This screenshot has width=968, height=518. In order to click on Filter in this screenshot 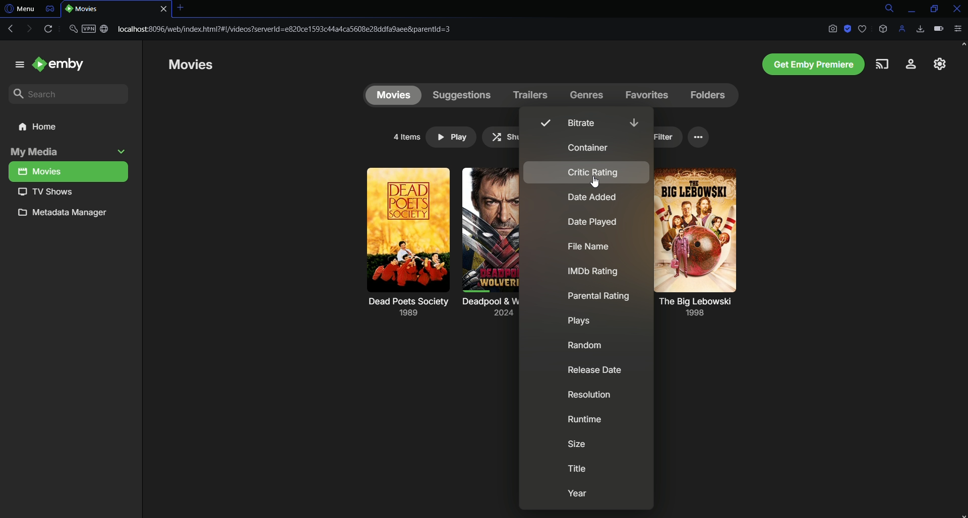, I will do `click(659, 139)`.